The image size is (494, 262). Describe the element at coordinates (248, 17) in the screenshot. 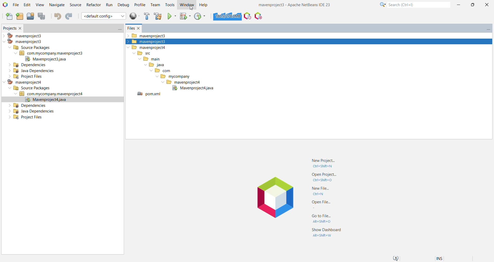

I see `Profile the IDE` at that location.